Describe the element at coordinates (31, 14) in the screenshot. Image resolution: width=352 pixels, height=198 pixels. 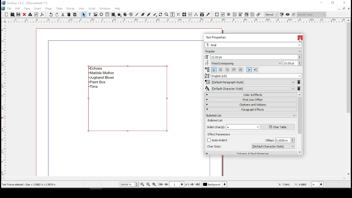
I see `print` at that location.